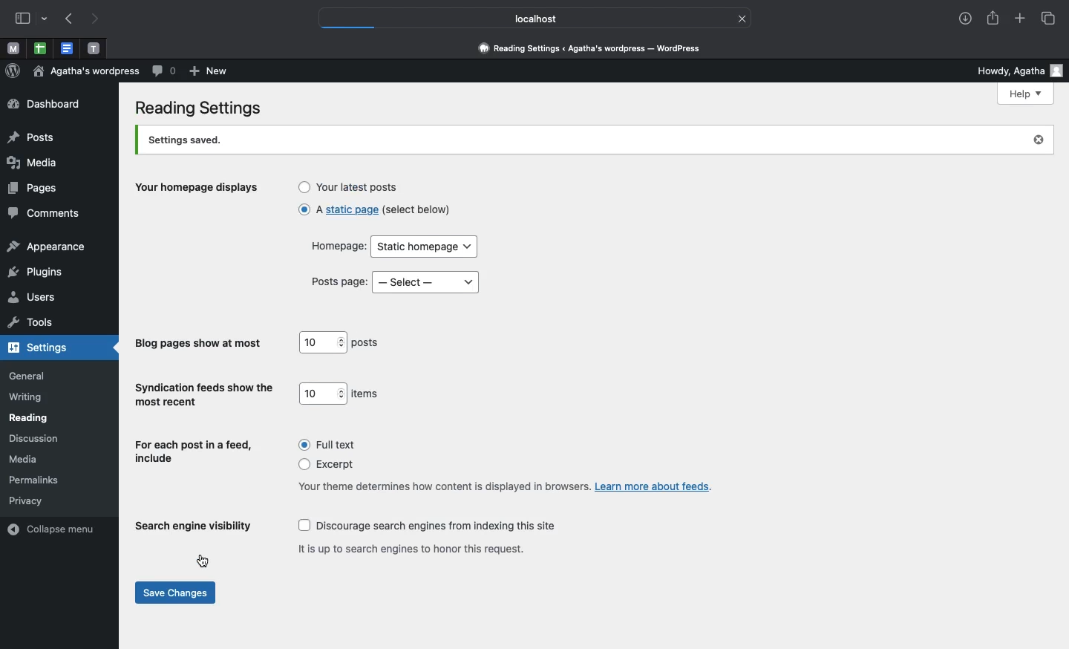 This screenshot has width=1069, height=649. Describe the element at coordinates (27, 398) in the screenshot. I see `writing` at that location.